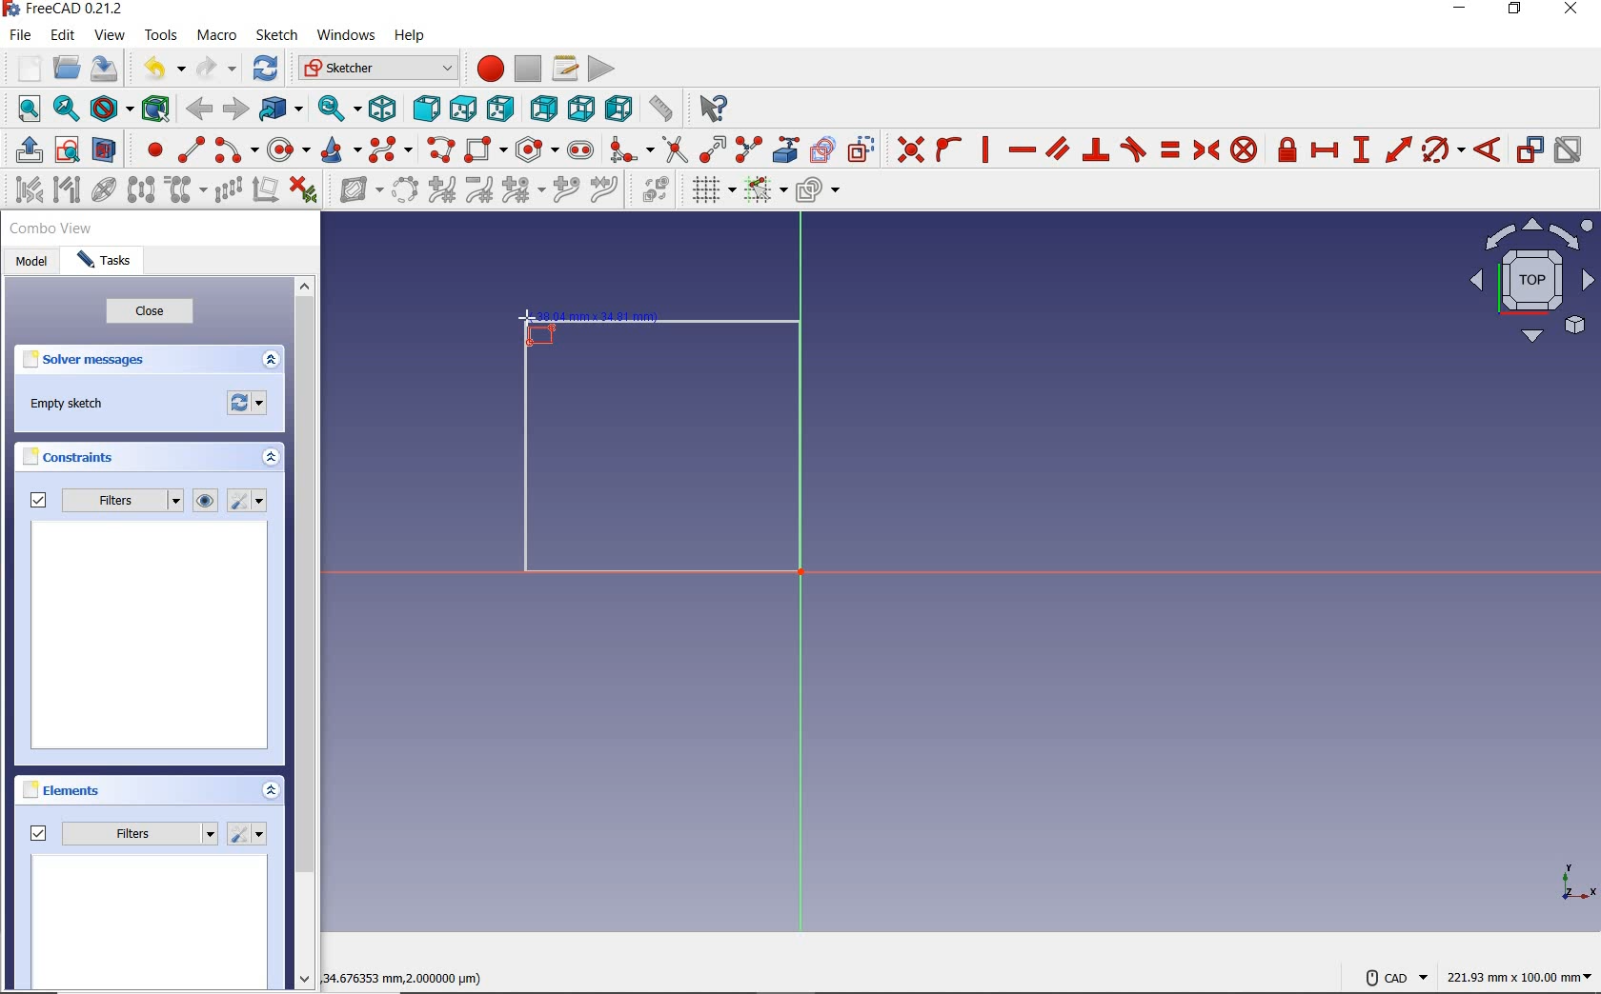 The width and height of the screenshot is (1601, 994). I want to click on ssttings, so click(250, 502).